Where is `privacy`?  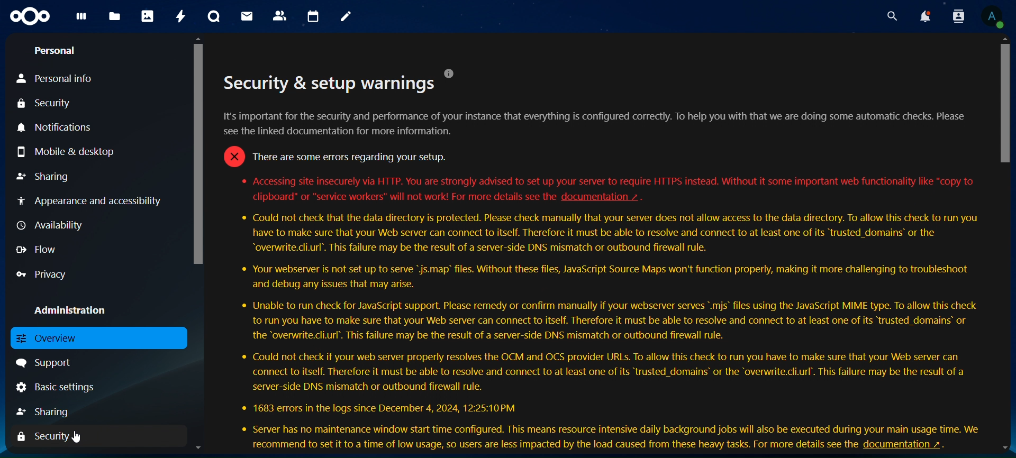
privacy is located at coordinates (42, 276).